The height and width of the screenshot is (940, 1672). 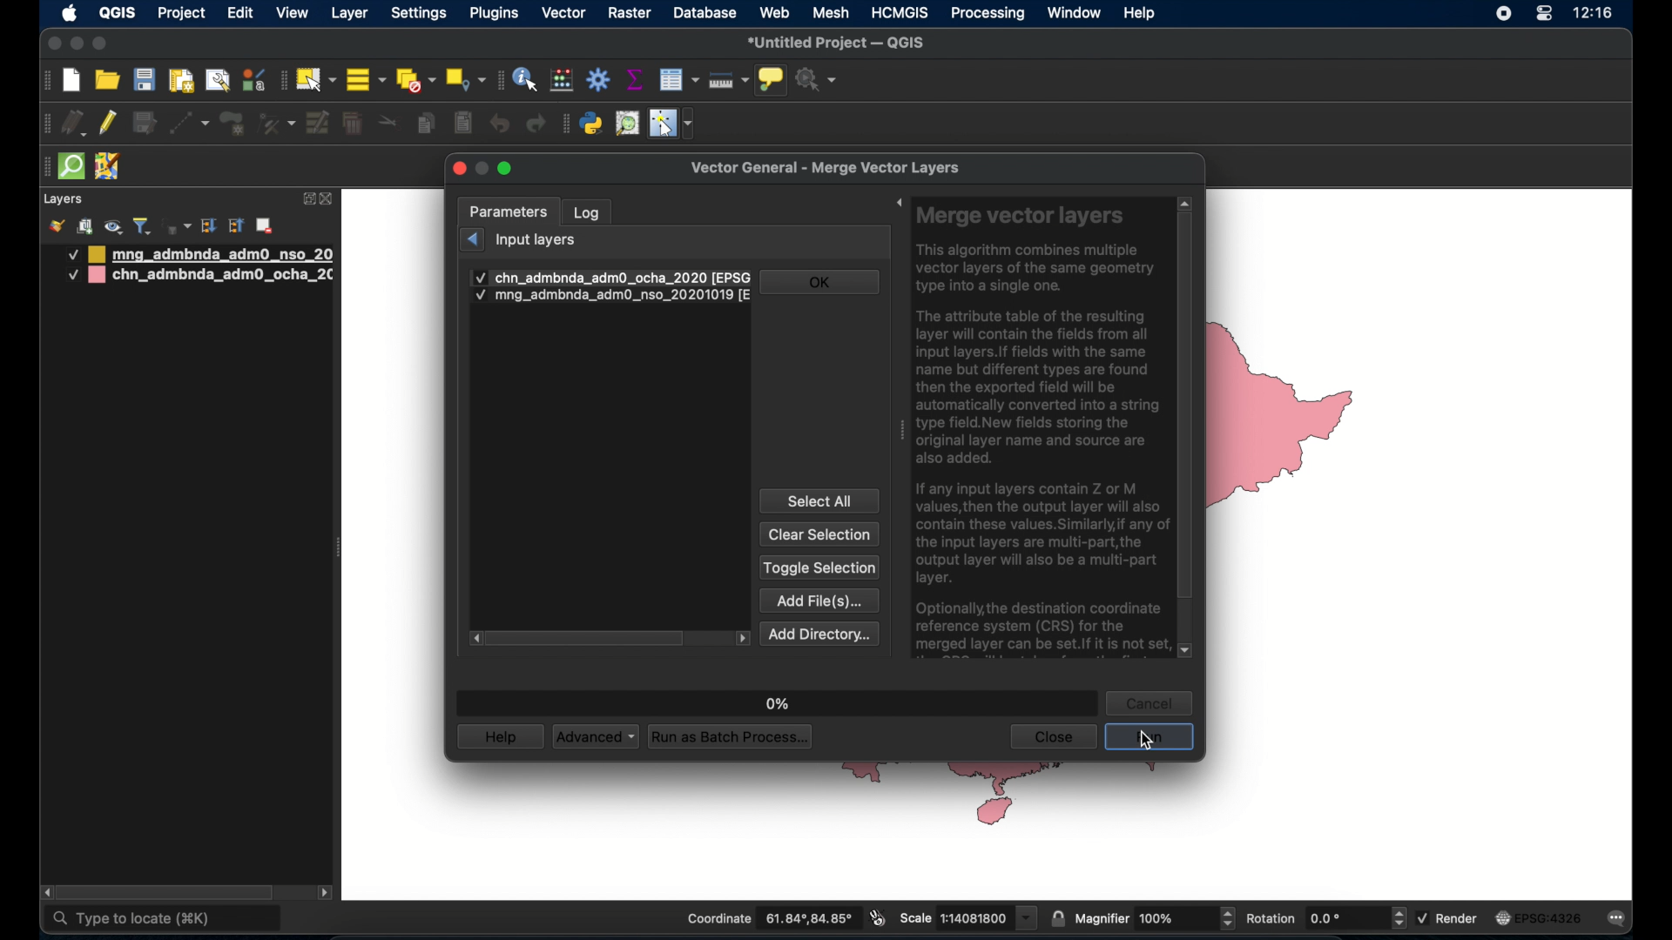 What do you see at coordinates (175, 225) in the screenshot?
I see `filter legend by expression` at bounding box center [175, 225].